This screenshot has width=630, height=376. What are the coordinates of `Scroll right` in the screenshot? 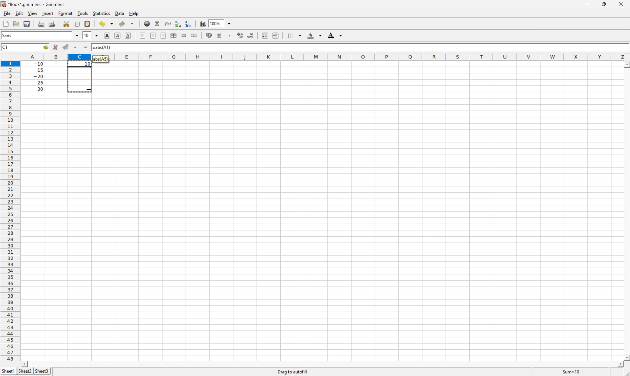 It's located at (618, 364).